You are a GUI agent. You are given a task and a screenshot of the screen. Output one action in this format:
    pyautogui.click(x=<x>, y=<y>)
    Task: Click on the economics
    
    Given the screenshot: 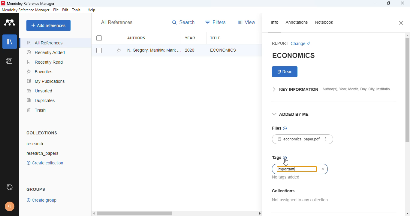 What is the action you would take?
    pyautogui.click(x=223, y=50)
    